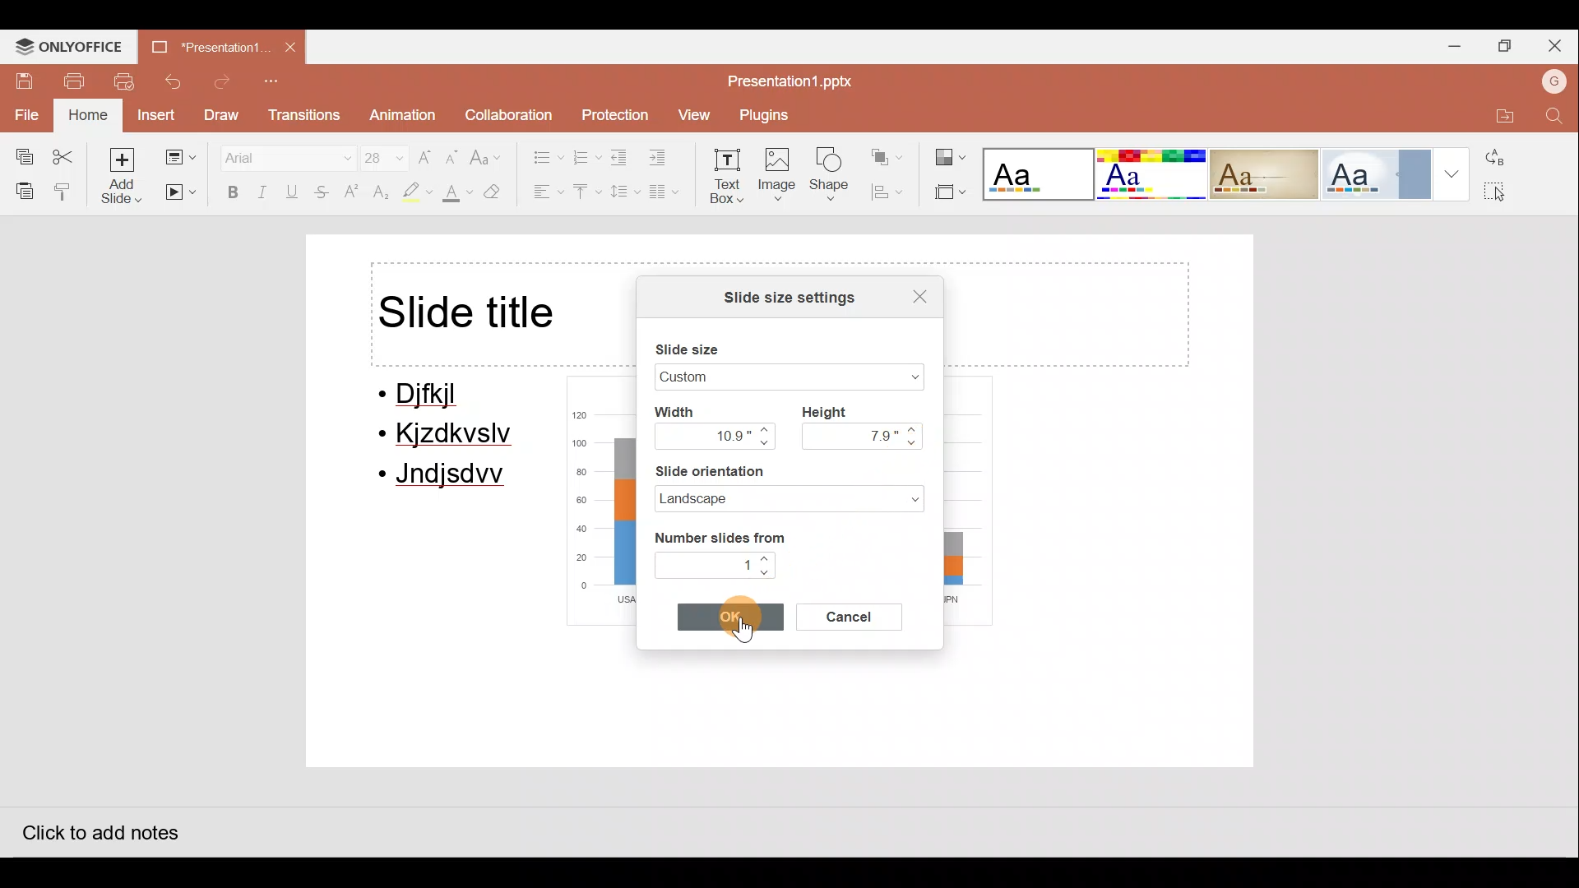 The height and width of the screenshot is (888, 1579). What do you see at coordinates (292, 49) in the screenshot?
I see `Close document` at bounding box center [292, 49].